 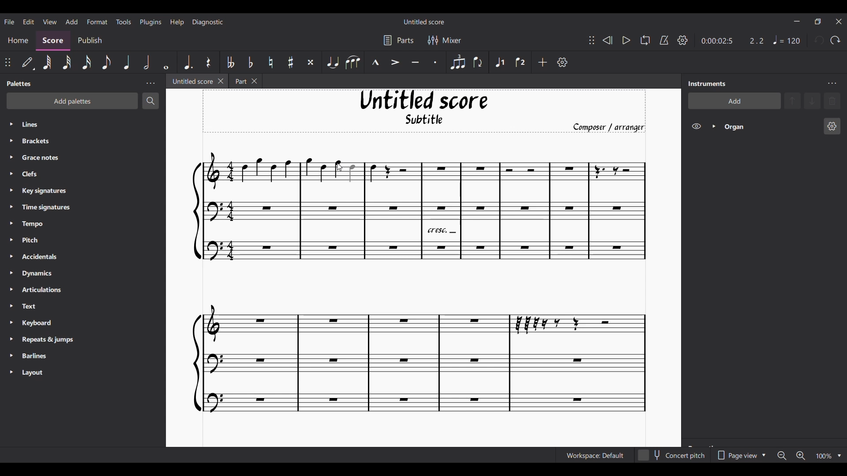 What do you see at coordinates (123, 21) in the screenshot?
I see `Tools menu` at bounding box center [123, 21].